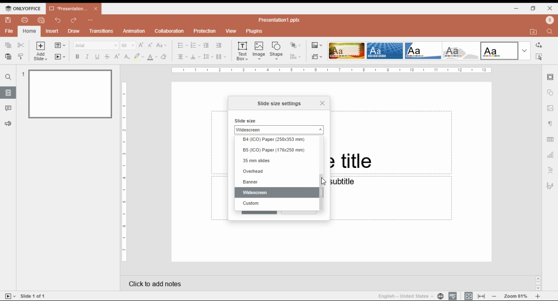  Describe the element at coordinates (275, 140) in the screenshot. I see `B4 (ICO) Paper (250x353 mm)` at that location.